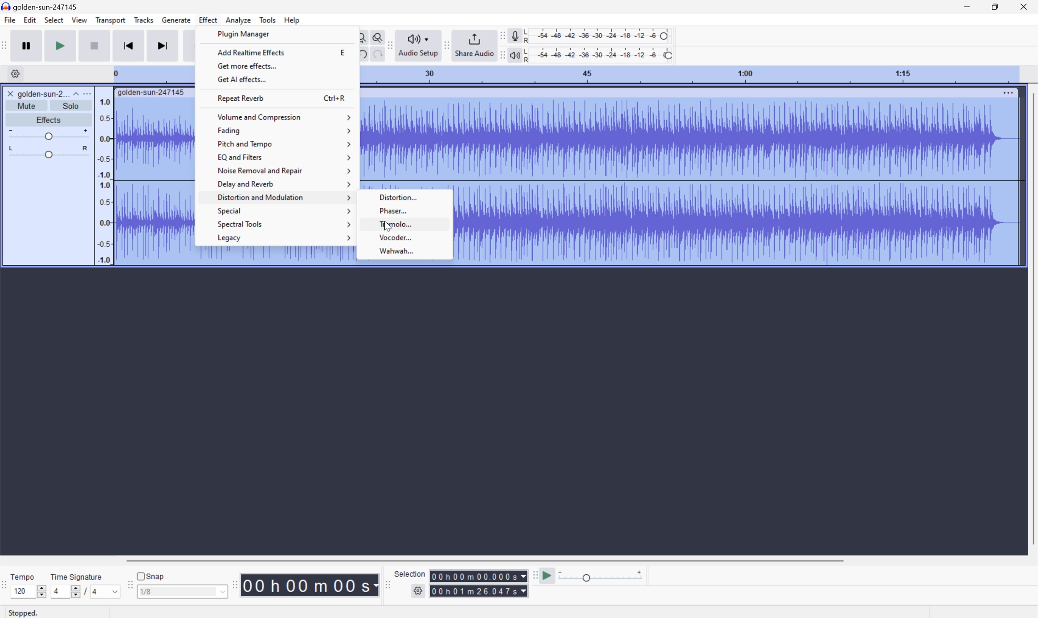  I want to click on Audacity playback meter toolbar, so click(502, 55).